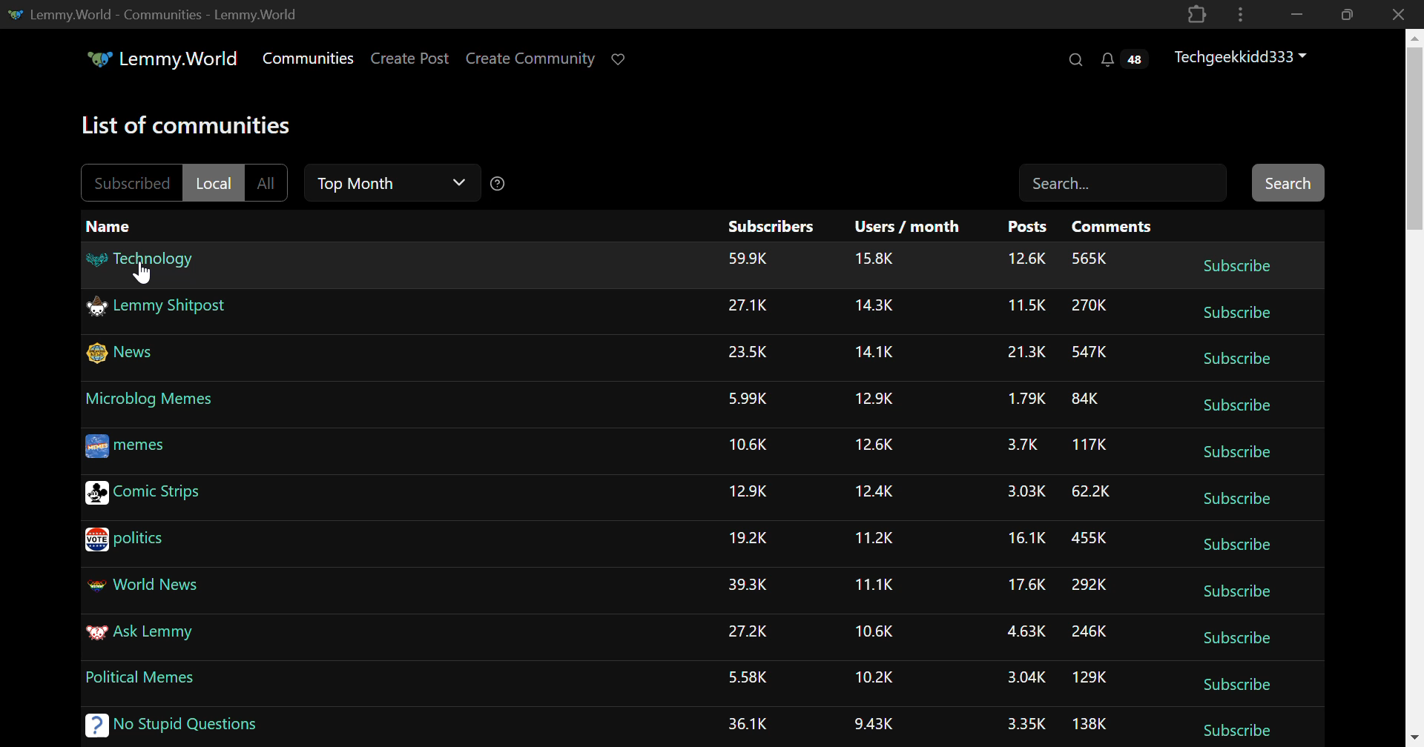  What do you see at coordinates (183, 124) in the screenshot?
I see `List of communities` at bounding box center [183, 124].